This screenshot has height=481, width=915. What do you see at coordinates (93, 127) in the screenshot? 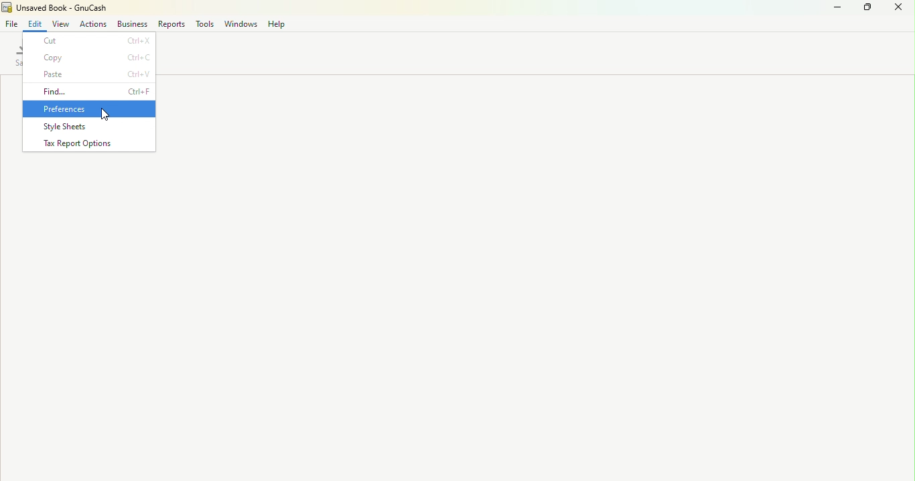
I see `Style sheets` at bounding box center [93, 127].